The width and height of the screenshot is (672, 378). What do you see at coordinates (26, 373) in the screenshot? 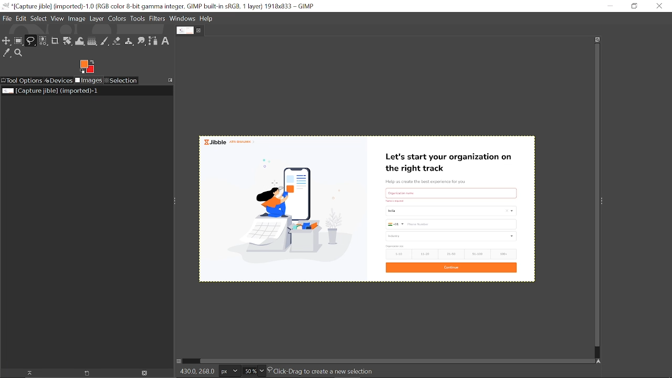
I see `Raise dispaly` at bounding box center [26, 373].